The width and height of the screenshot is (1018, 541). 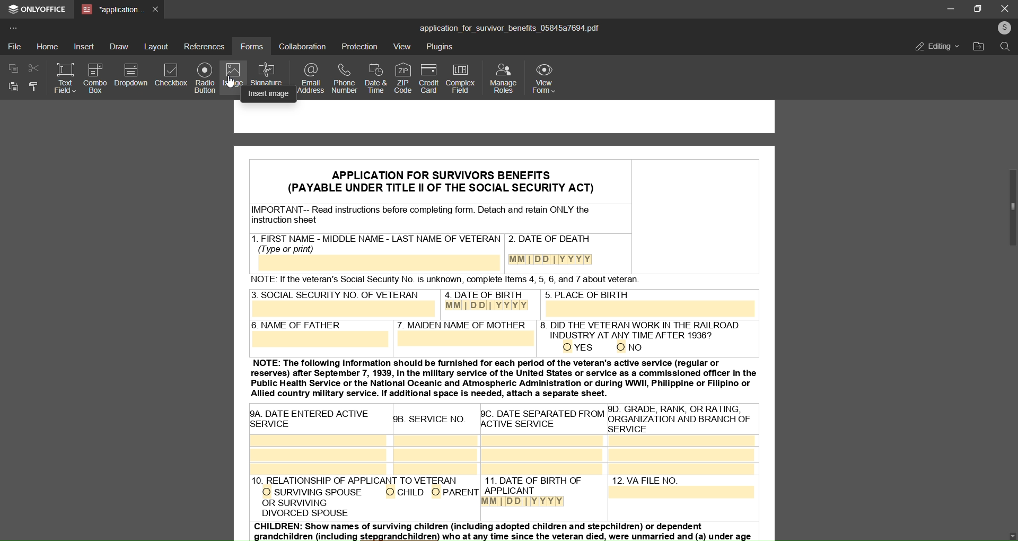 I want to click on onlyoffice, so click(x=38, y=11).